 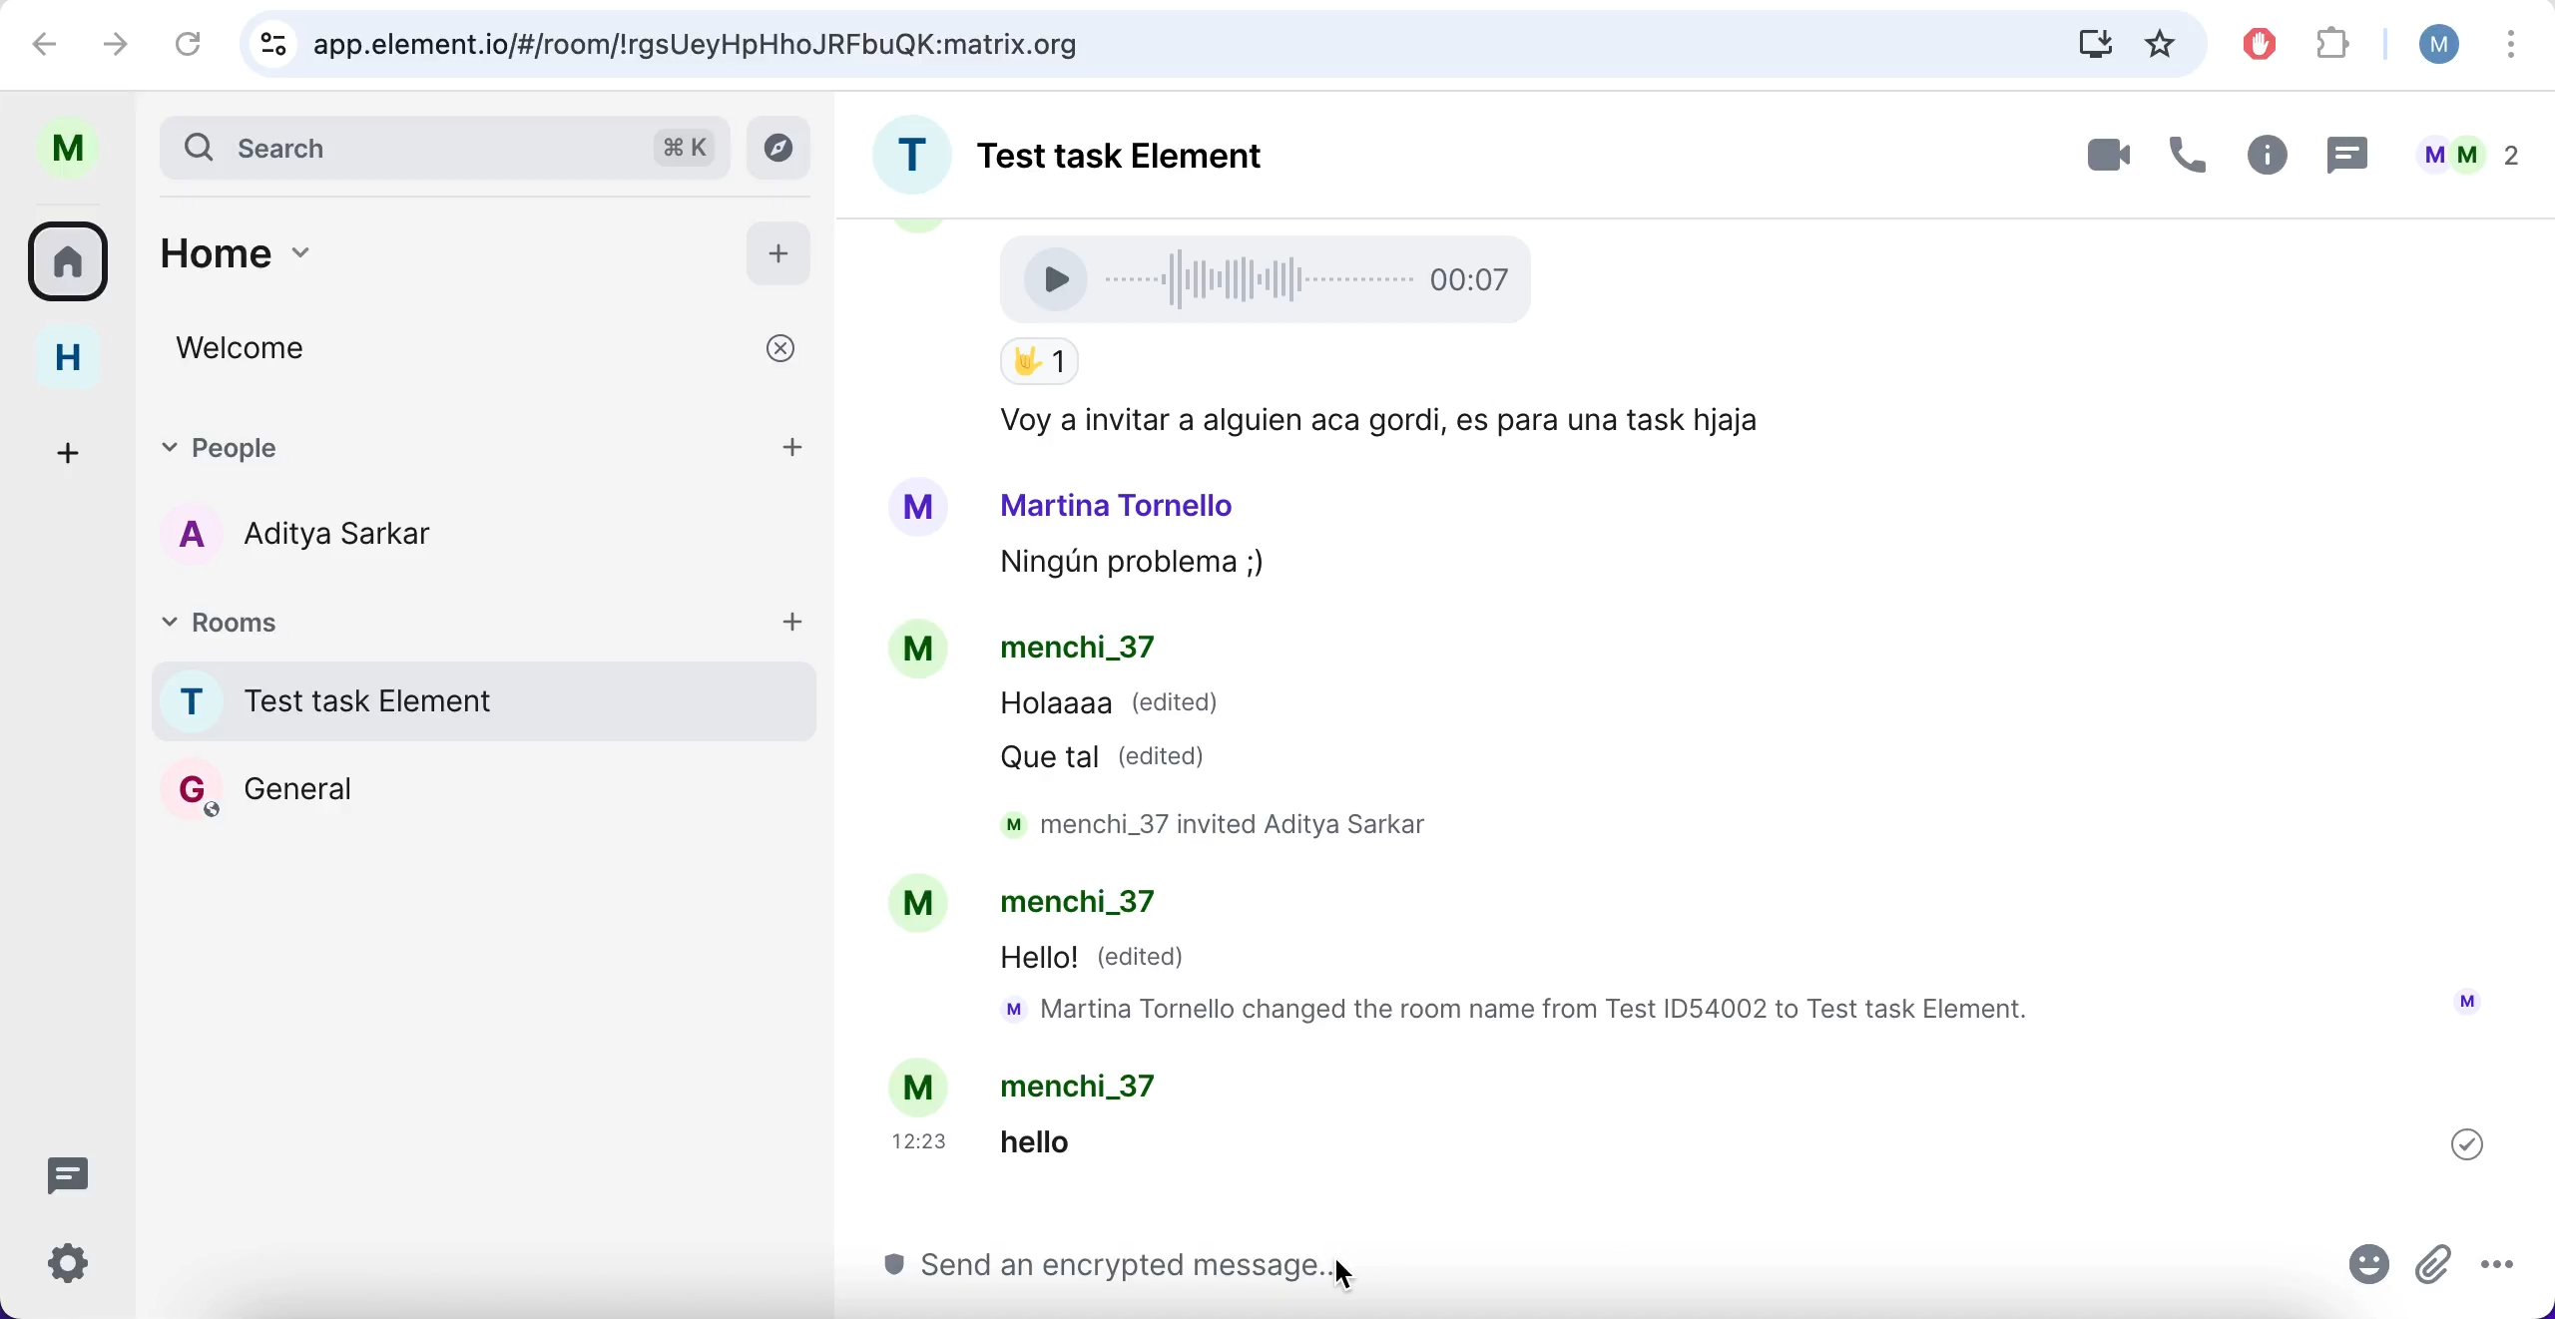 I want to click on User Icon, so click(x=2467, y=1001).